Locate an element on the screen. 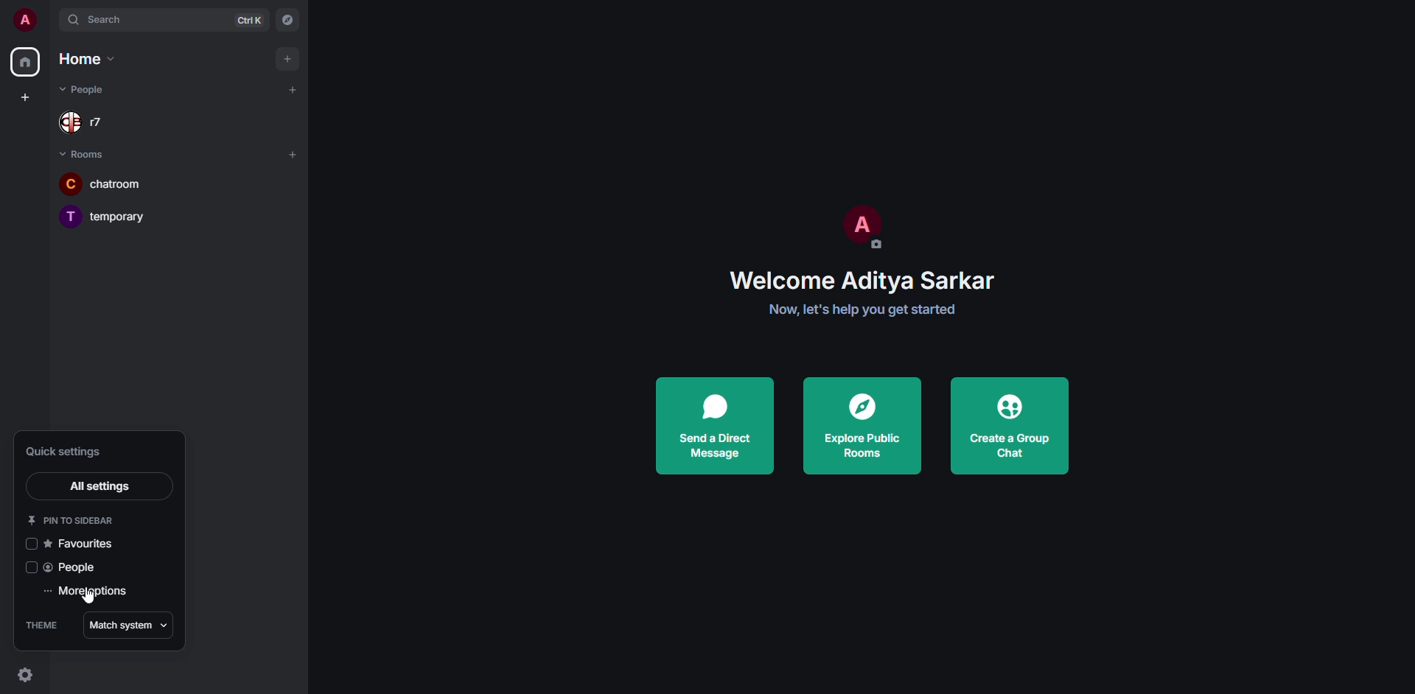  temporary is located at coordinates (105, 215).